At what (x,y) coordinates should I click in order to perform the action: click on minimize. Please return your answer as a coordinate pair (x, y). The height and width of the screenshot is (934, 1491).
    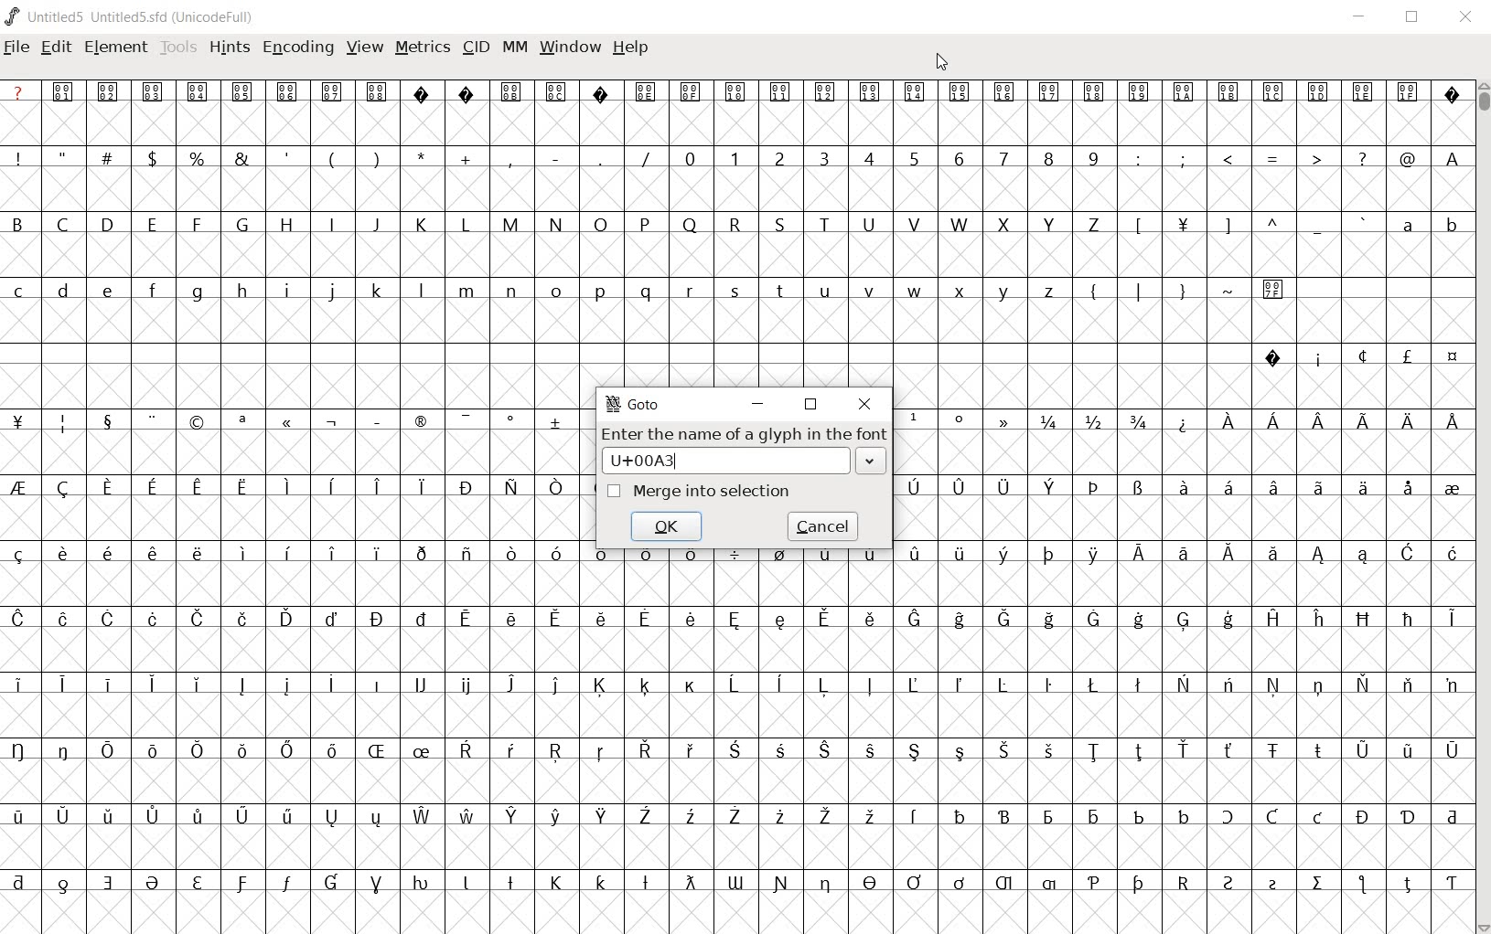
    Looking at the image, I should click on (756, 404).